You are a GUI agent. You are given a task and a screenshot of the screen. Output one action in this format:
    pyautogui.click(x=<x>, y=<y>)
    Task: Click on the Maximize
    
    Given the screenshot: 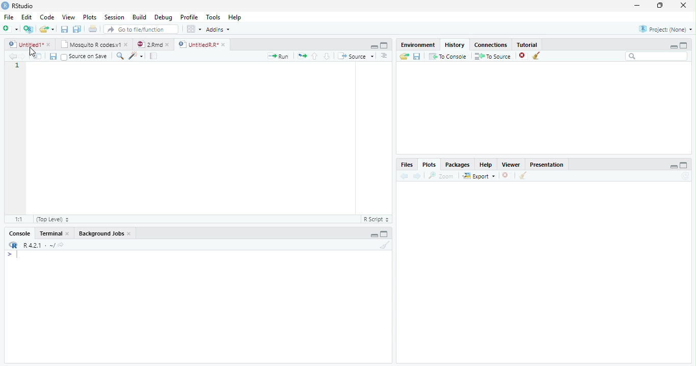 What is the action you would take?
    pyautogui.click(x=684, y=45)
    